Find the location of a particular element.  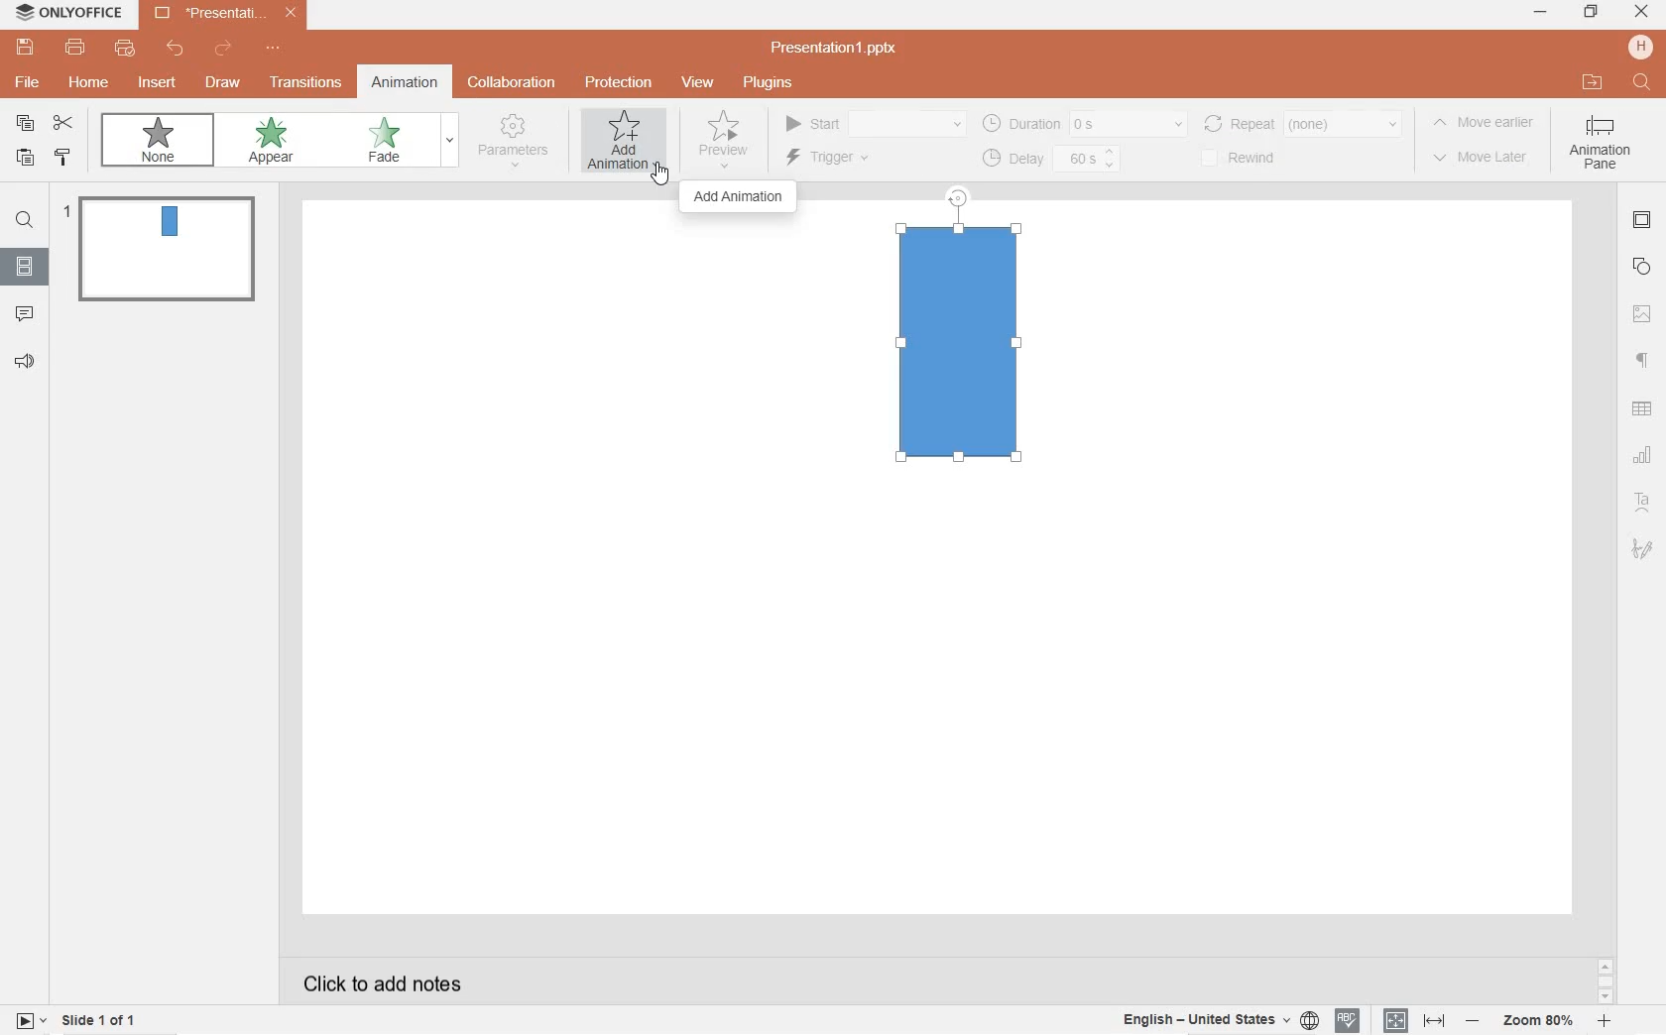

click to add notes is located at coordinates (375, 981).